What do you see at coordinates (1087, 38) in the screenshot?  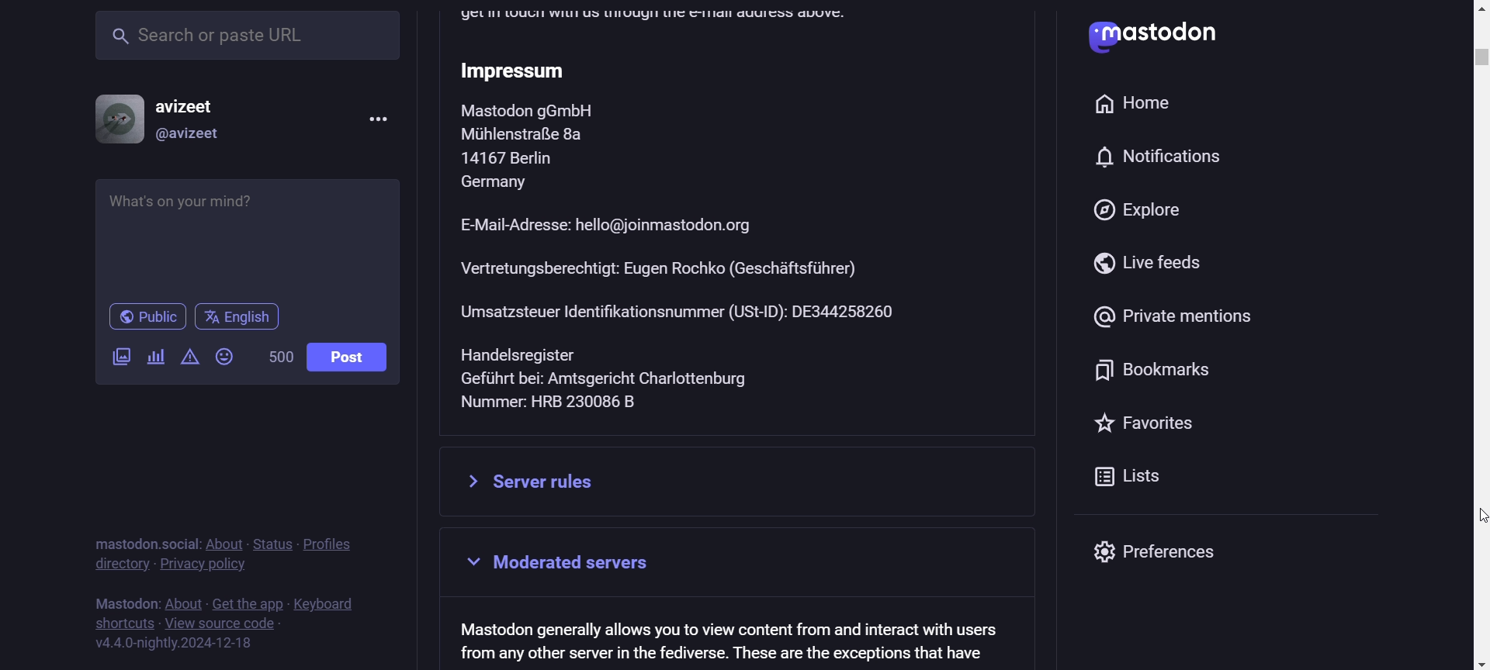 I see `logo` at bounding box center [1087, 38].